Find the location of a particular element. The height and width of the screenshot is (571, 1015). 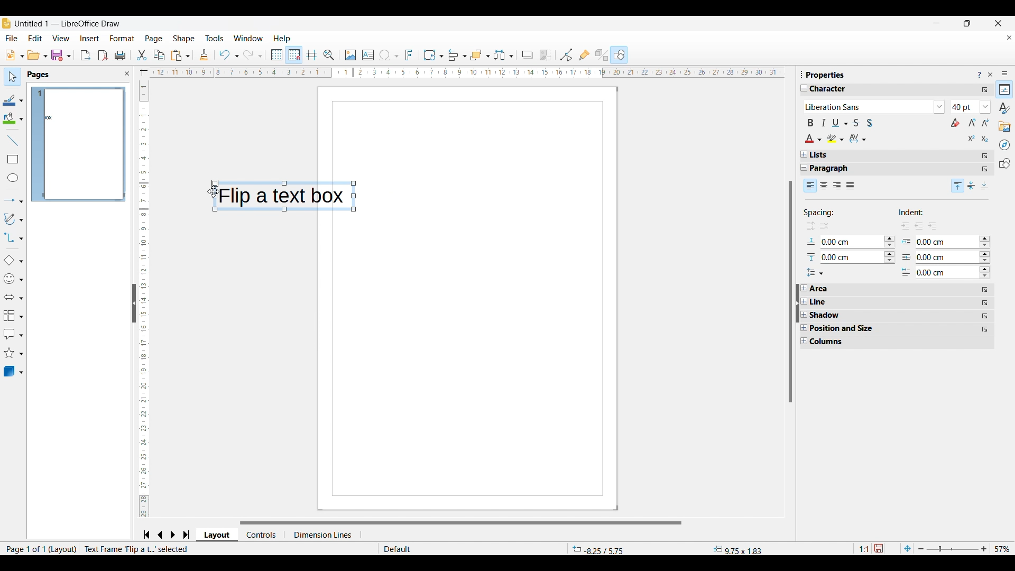

More options for respective sub-title is located at coordinates (985, 310).